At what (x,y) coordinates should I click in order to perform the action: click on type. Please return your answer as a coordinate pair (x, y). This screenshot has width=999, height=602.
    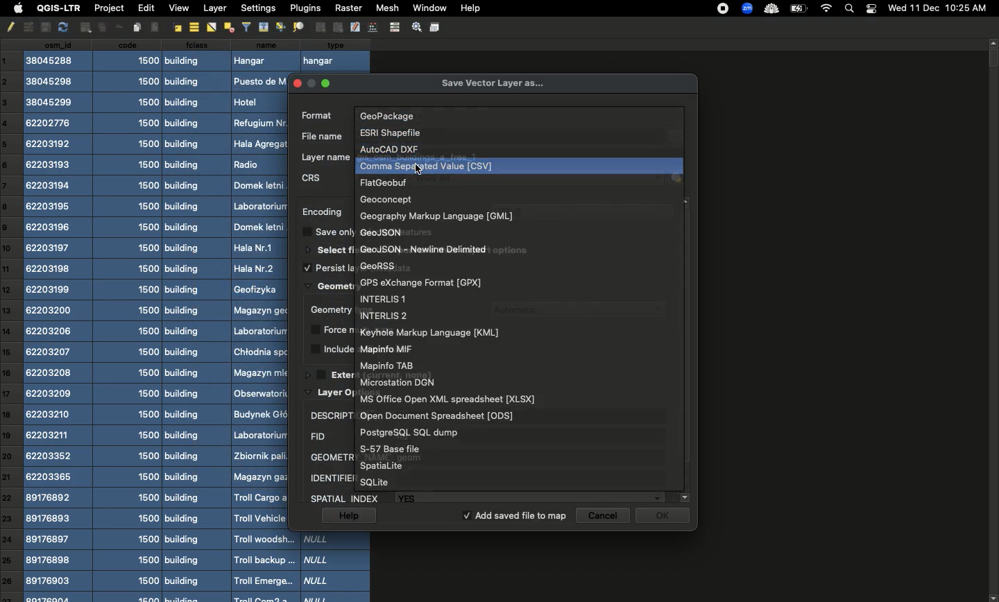
    Looking at the image, I should click on (336, 53).